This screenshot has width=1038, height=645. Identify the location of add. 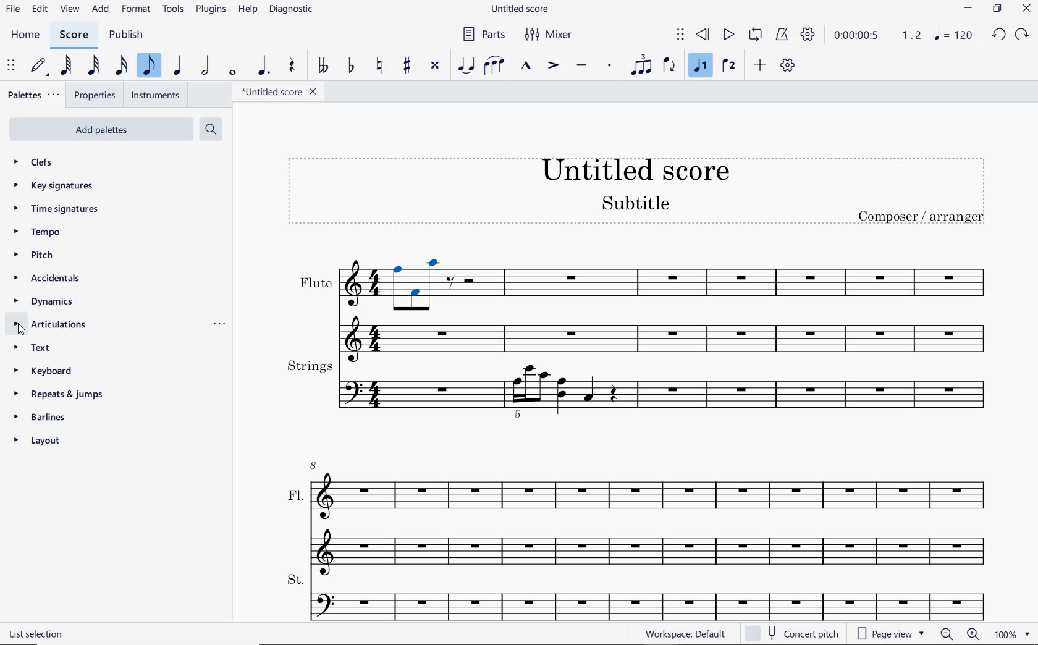
(101, 10).